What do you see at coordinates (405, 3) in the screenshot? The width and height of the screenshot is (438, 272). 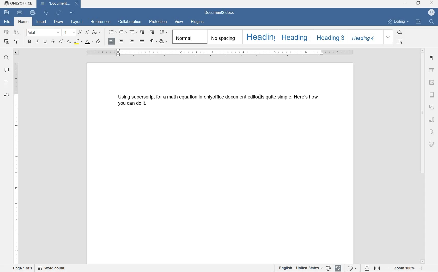 I see `minimize` at bounding box center [405, 3].